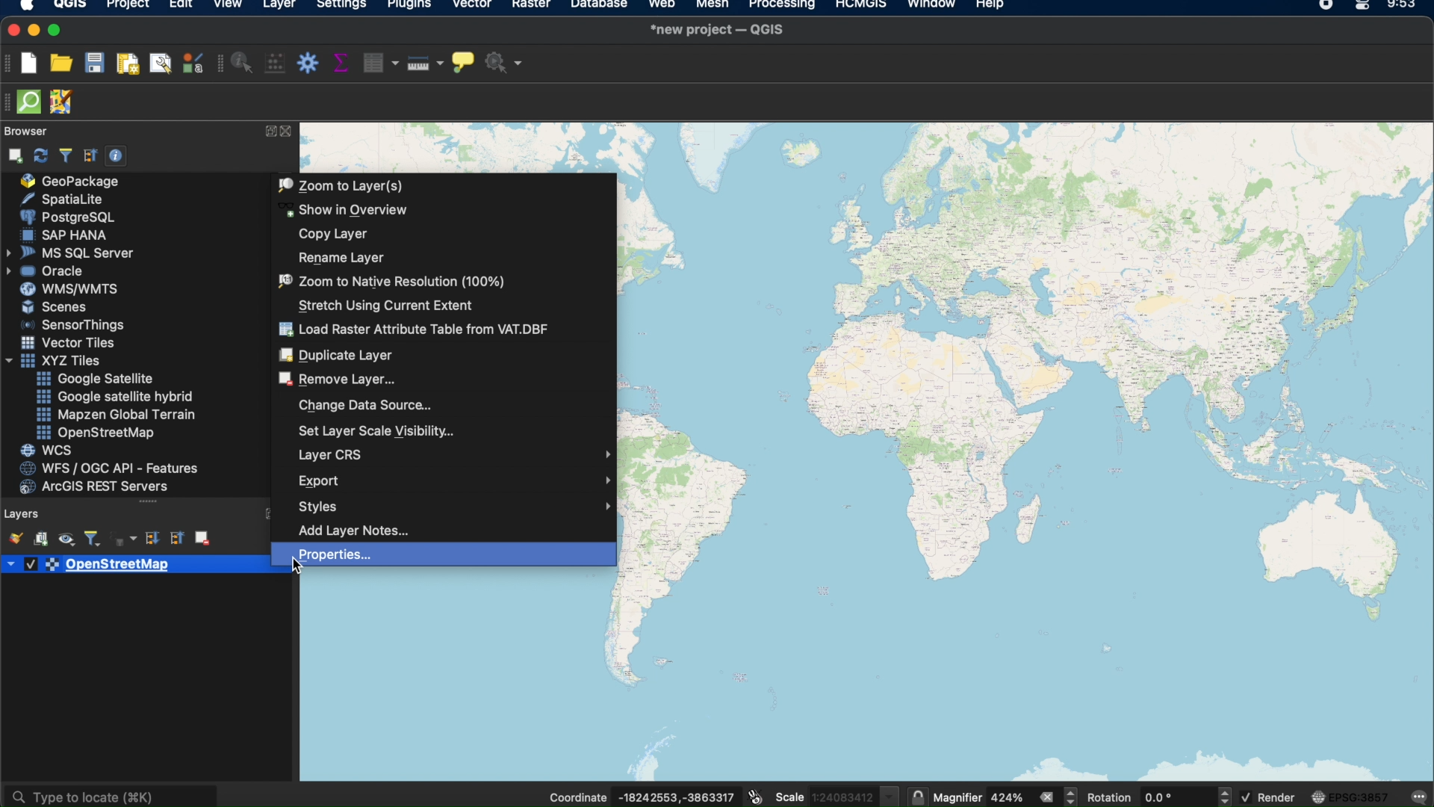 The width and height of the screenshot is (1434, 807). Describe the element at coordinates (453, 480) in the screenshot. I see `export` at that location.